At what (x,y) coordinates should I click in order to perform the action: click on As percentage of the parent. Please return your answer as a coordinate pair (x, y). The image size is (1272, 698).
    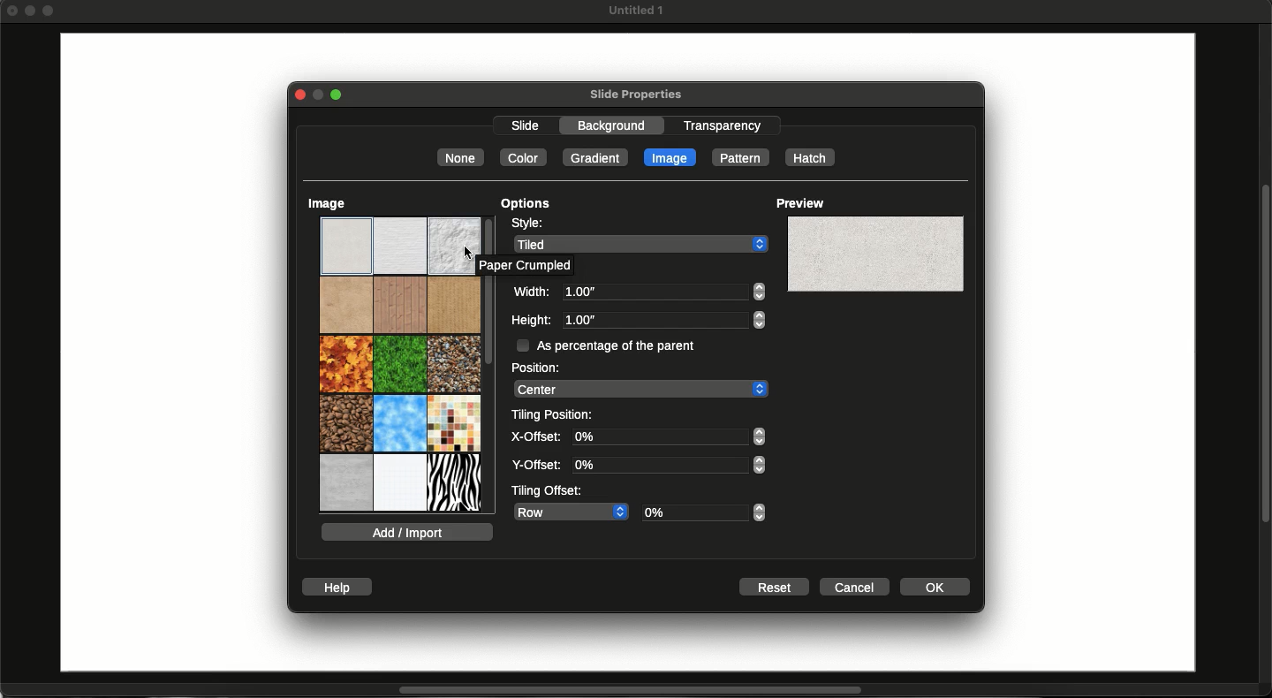
    Looking at the image, I should click on (625, 345).